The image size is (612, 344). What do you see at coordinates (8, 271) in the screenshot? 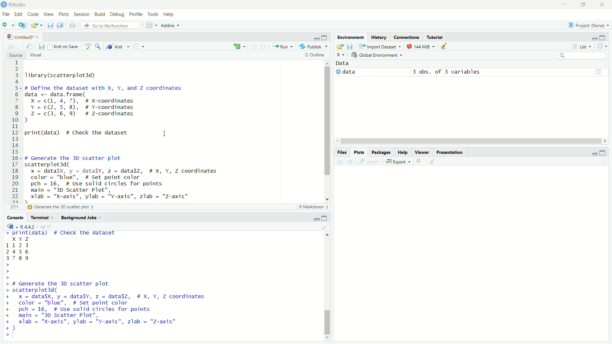
I see `prompt cursor` at bounding box center [8, 271].